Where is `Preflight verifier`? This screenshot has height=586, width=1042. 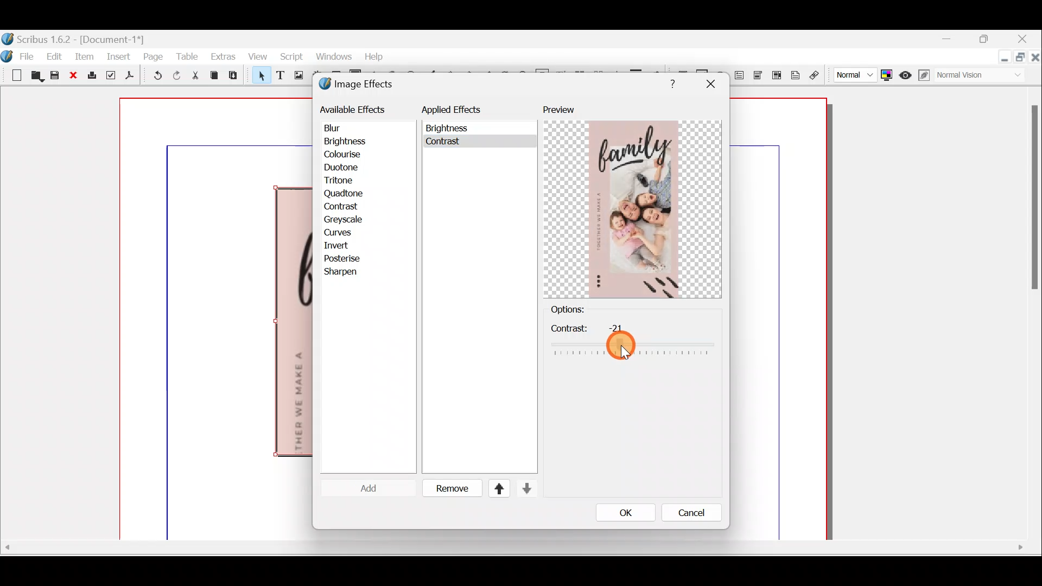
Preflight verifier is located at coordinates (111, 77).